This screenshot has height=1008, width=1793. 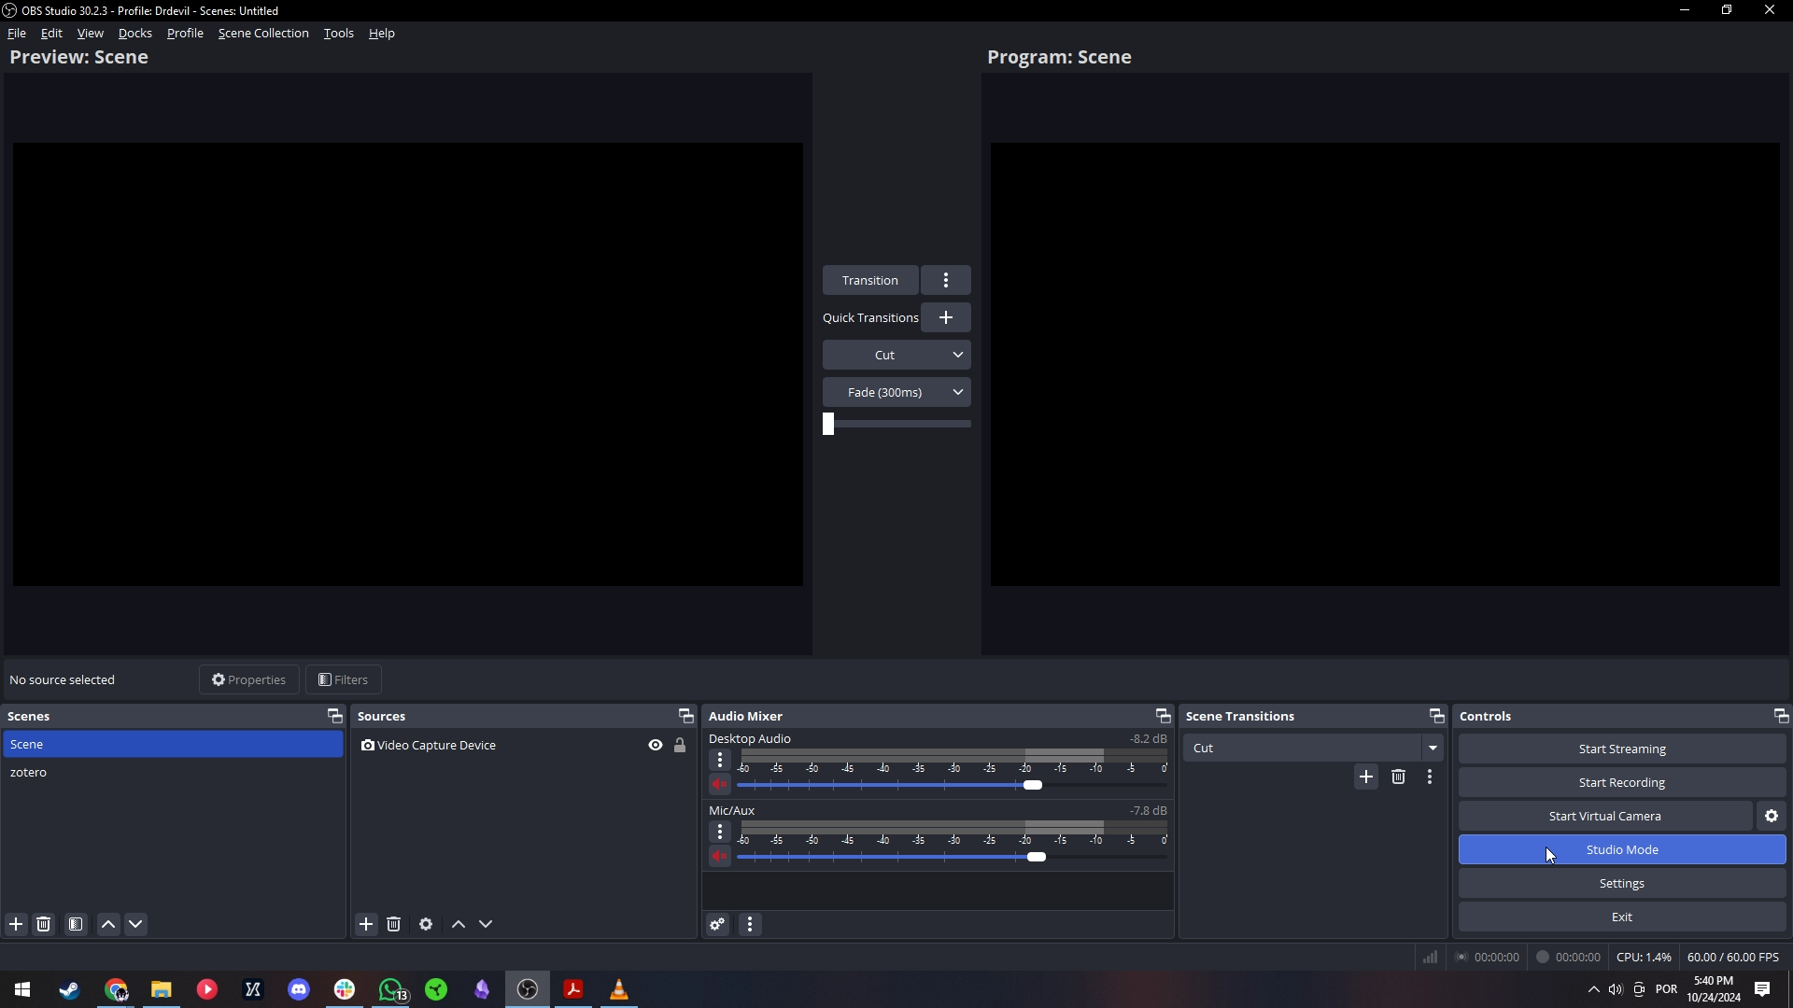 I want to click on Filters, so click(x=346, y=679).